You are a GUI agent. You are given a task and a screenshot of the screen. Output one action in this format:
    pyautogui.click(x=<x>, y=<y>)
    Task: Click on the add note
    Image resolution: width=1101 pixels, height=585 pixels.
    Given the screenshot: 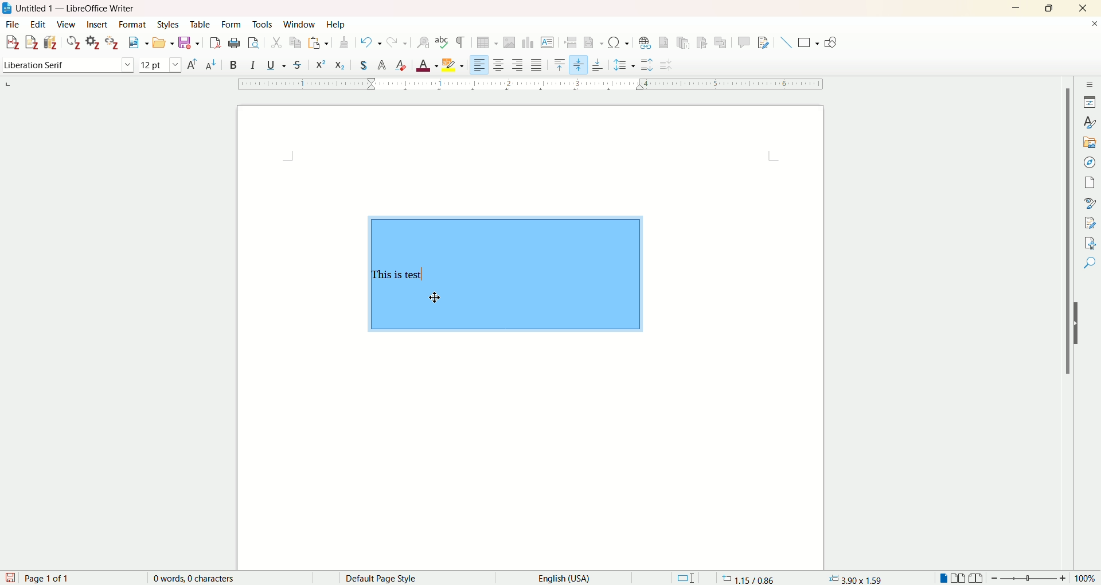 What is the action you would take?
    pyautogui.click(x=32, y=42)
    